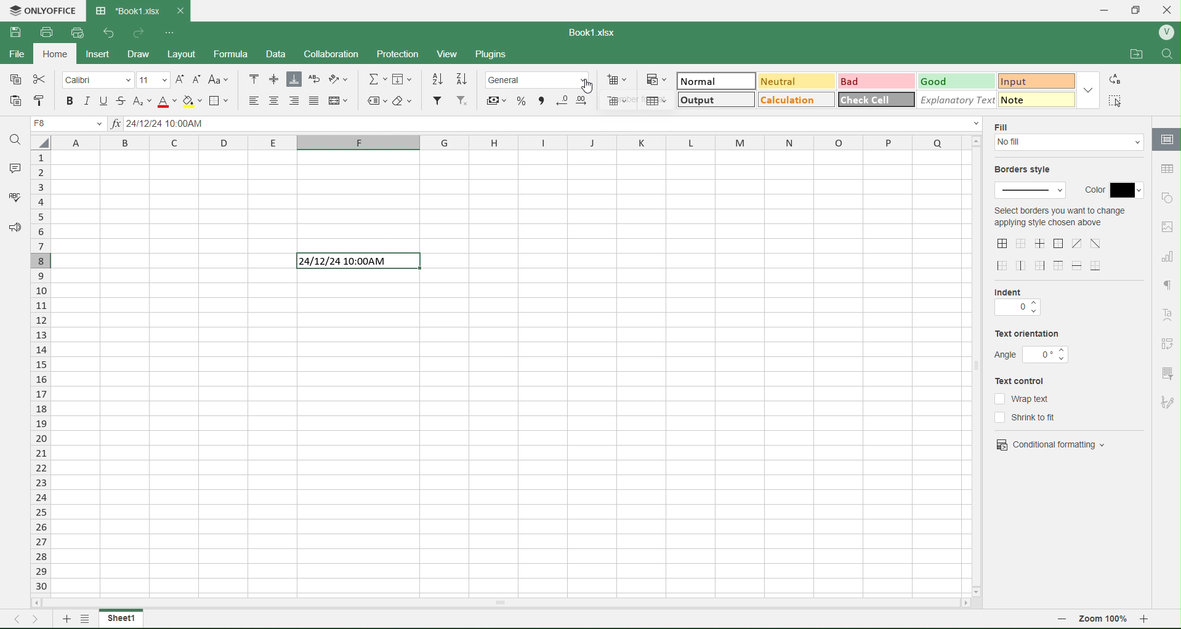 The height and width of the screenshot is (629, 1181). I want to click on Insert, so click(106, 54).